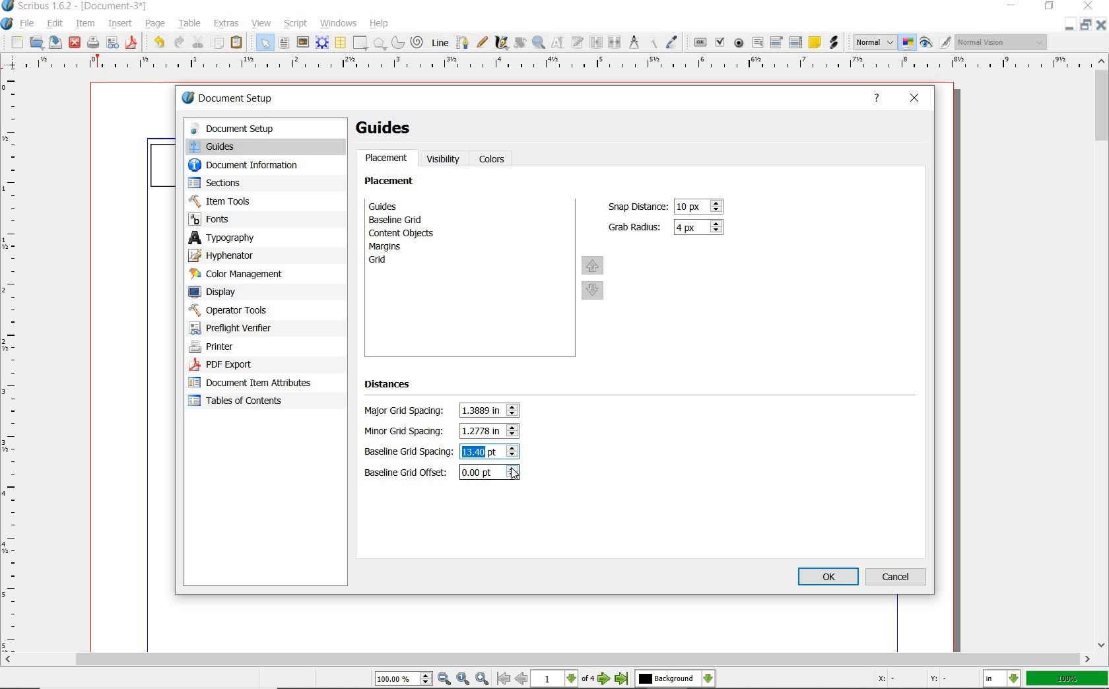 The image size is (1109, 689). I want to click on script, so click(296, 23).